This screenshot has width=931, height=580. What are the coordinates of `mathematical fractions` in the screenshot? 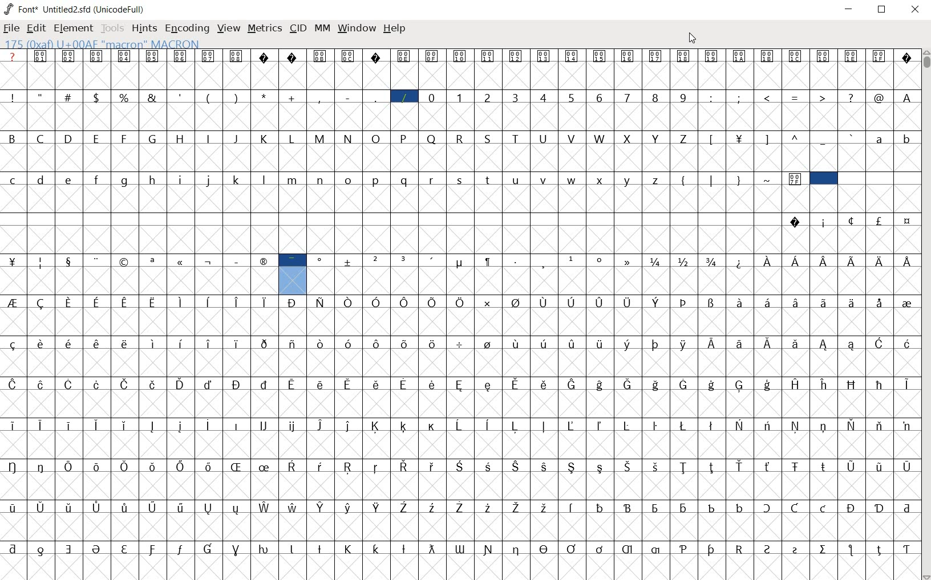 It's located at (685, 274).